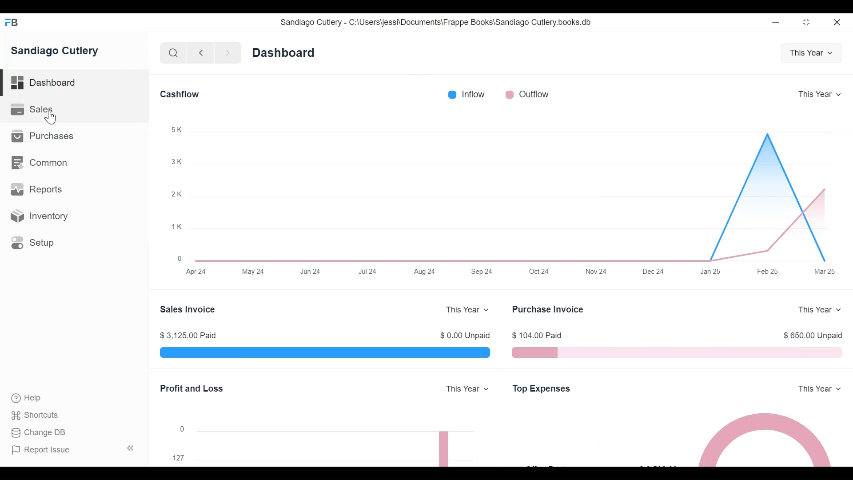  Describe the element at coordinates (813, 335) in the screenshot. I see `$ 850.00 Unpaid` at that location.